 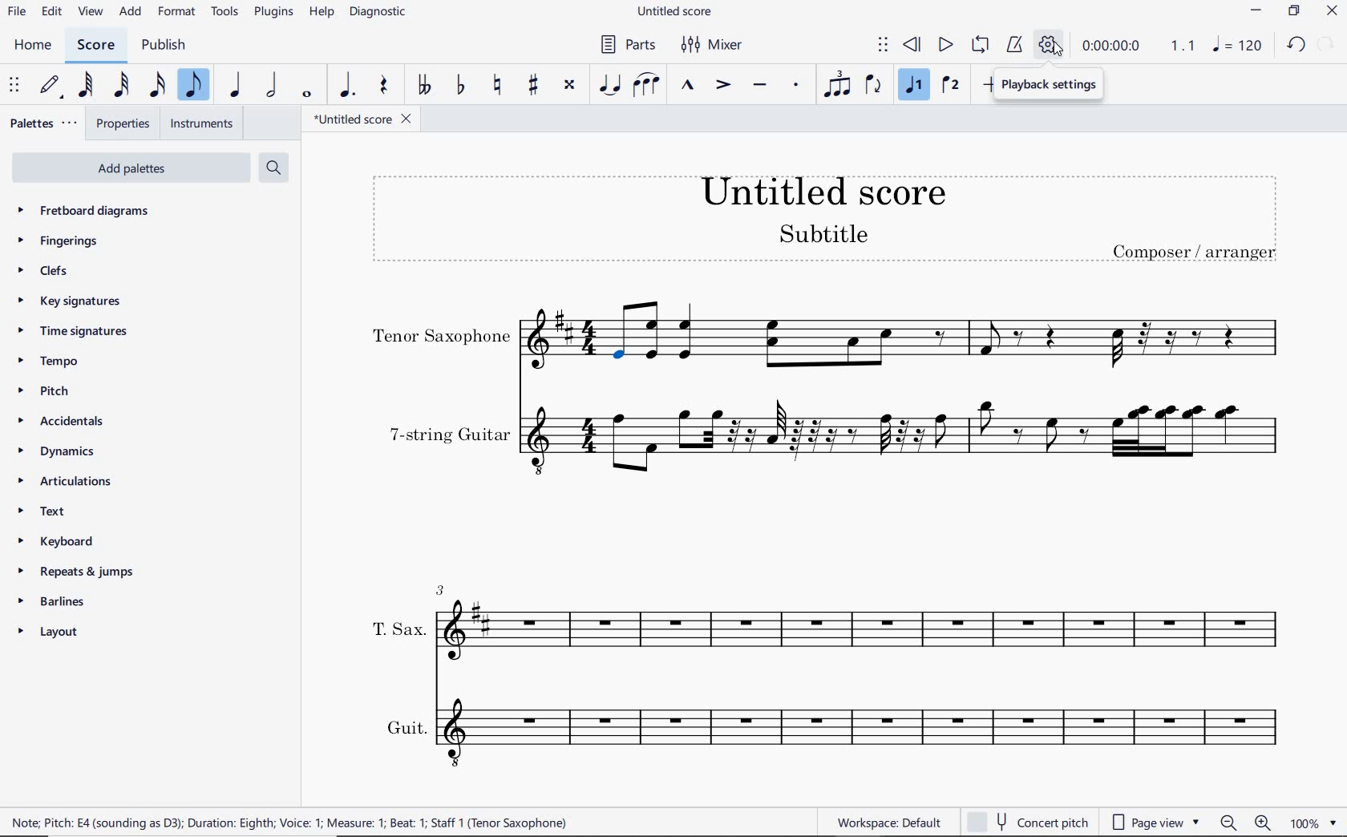 What do you see at coordinates (269, 86) in the screenshot?
I see `HALF NOTE` at bounding box center [269, 86].